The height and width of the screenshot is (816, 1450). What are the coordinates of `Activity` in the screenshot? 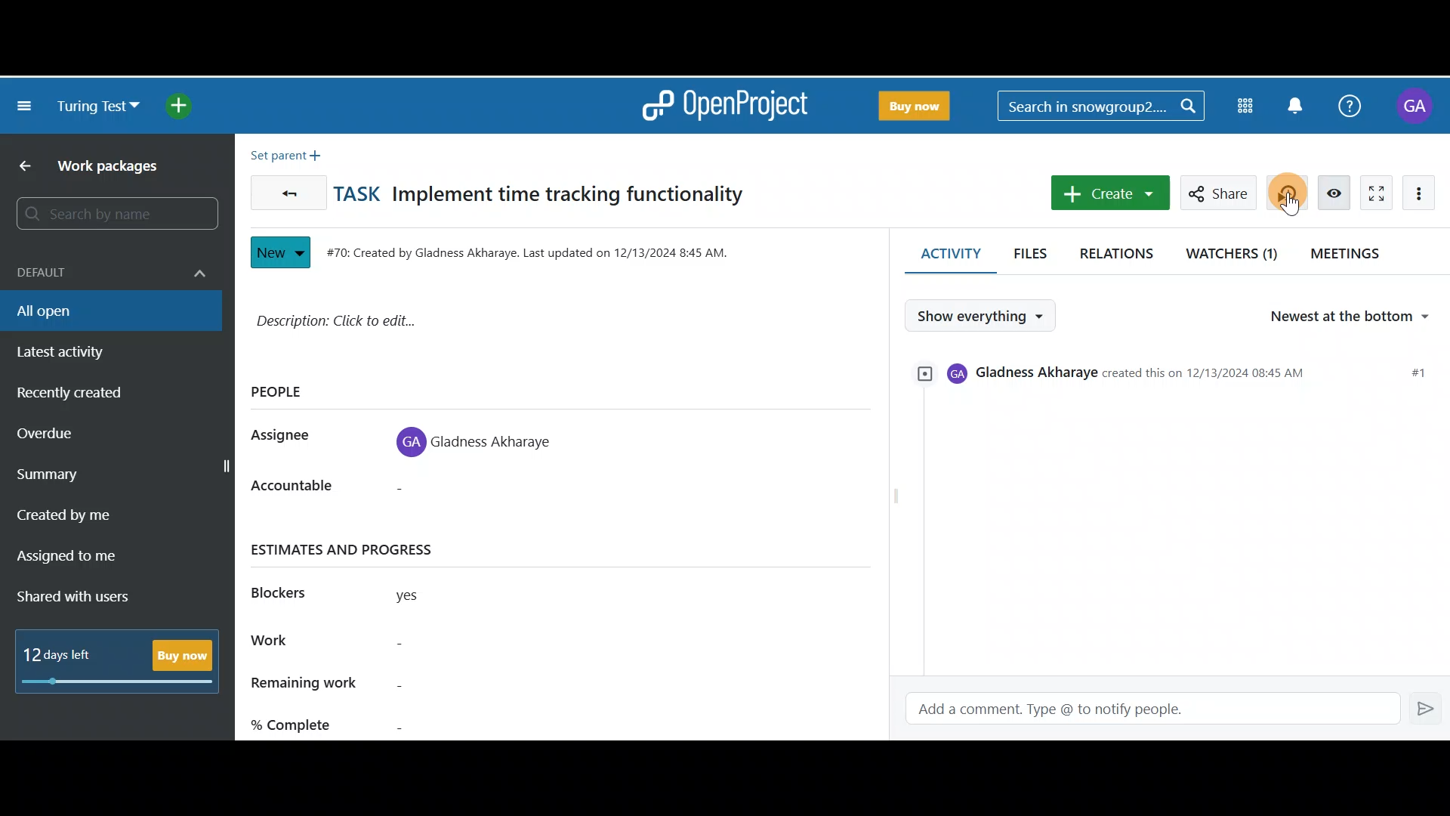 It's located at (941, 253).